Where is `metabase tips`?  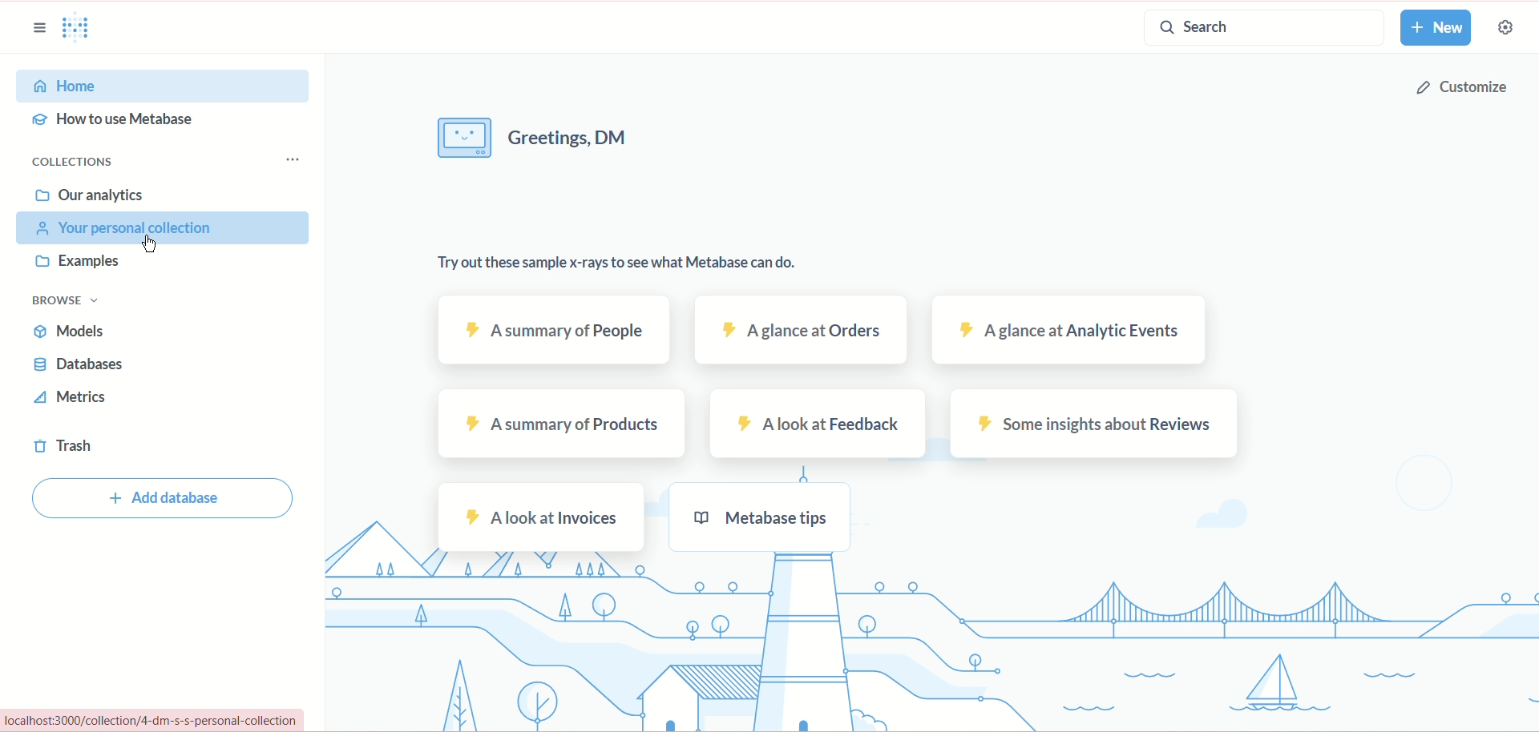
metabase tips is located at coordinates (761, 517).